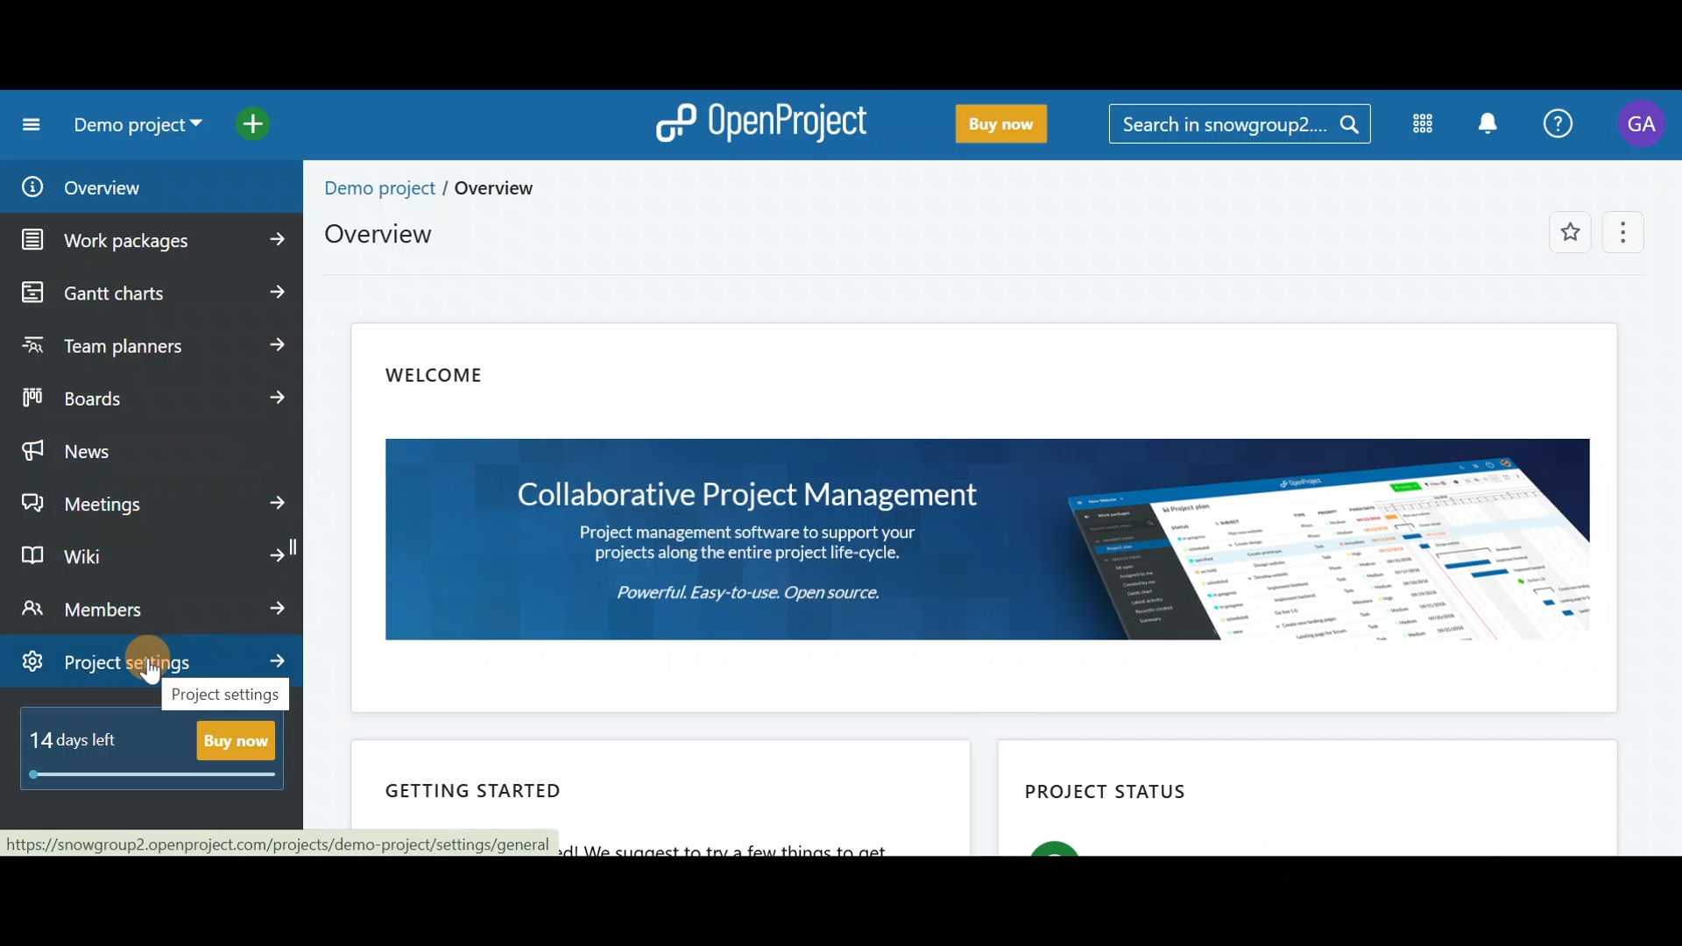 The width and height of the screenshot is (1682, 946). Describe the element at coordinates (1239, 124) in the screenshot. I see `Search bar` at that location.